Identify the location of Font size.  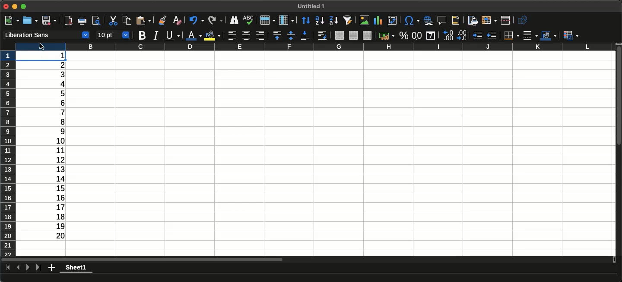
(113, 35).